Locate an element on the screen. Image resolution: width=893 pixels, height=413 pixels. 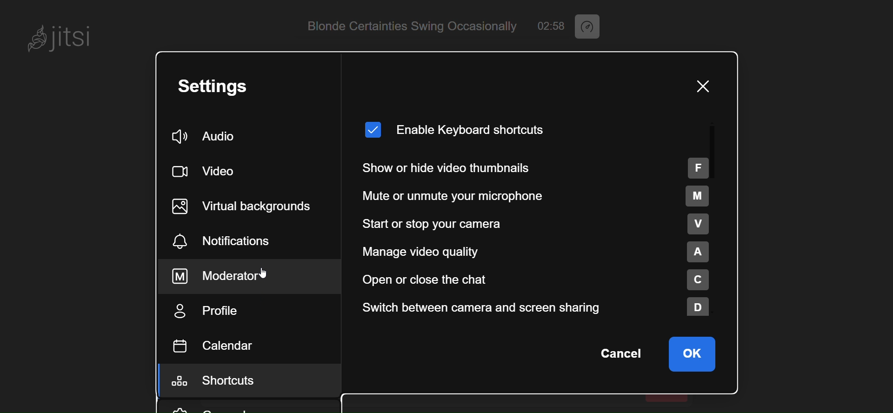
enable keyboard shortcut is located at coordinates (456, 127).